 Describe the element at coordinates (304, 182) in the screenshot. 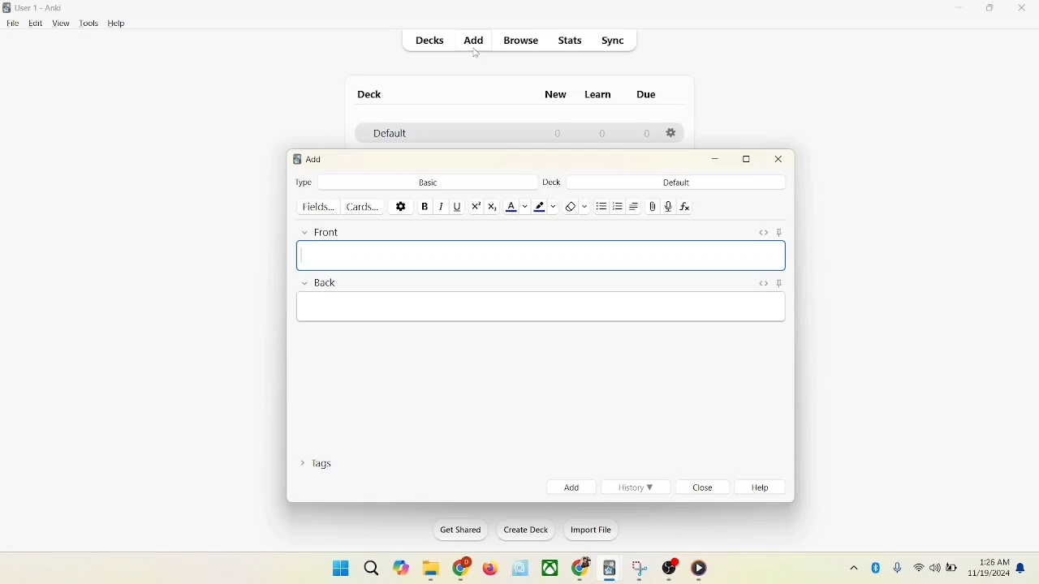

I see `type` at that location.